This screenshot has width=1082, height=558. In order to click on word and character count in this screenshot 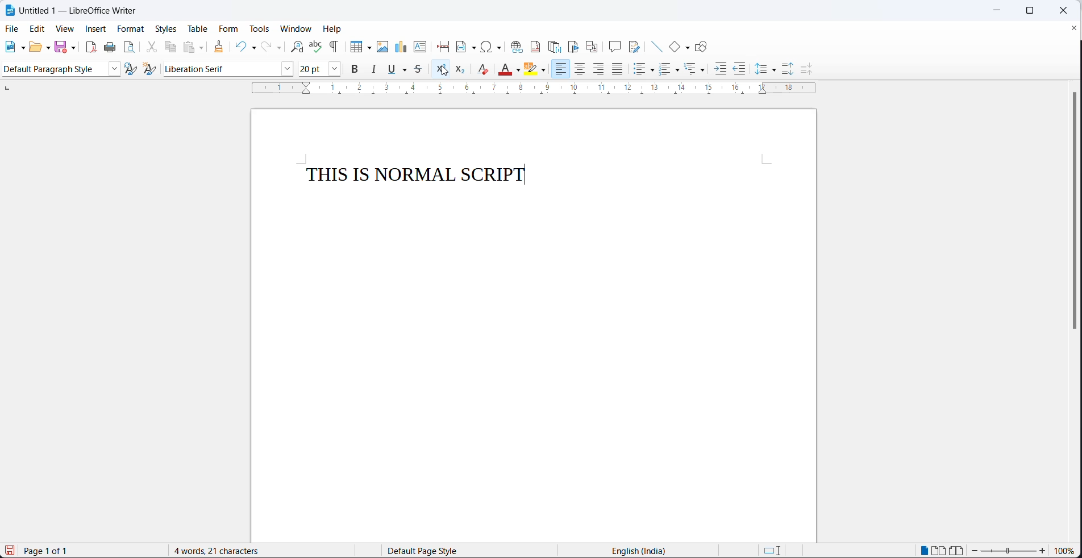, I will do `click(223, 551)`.